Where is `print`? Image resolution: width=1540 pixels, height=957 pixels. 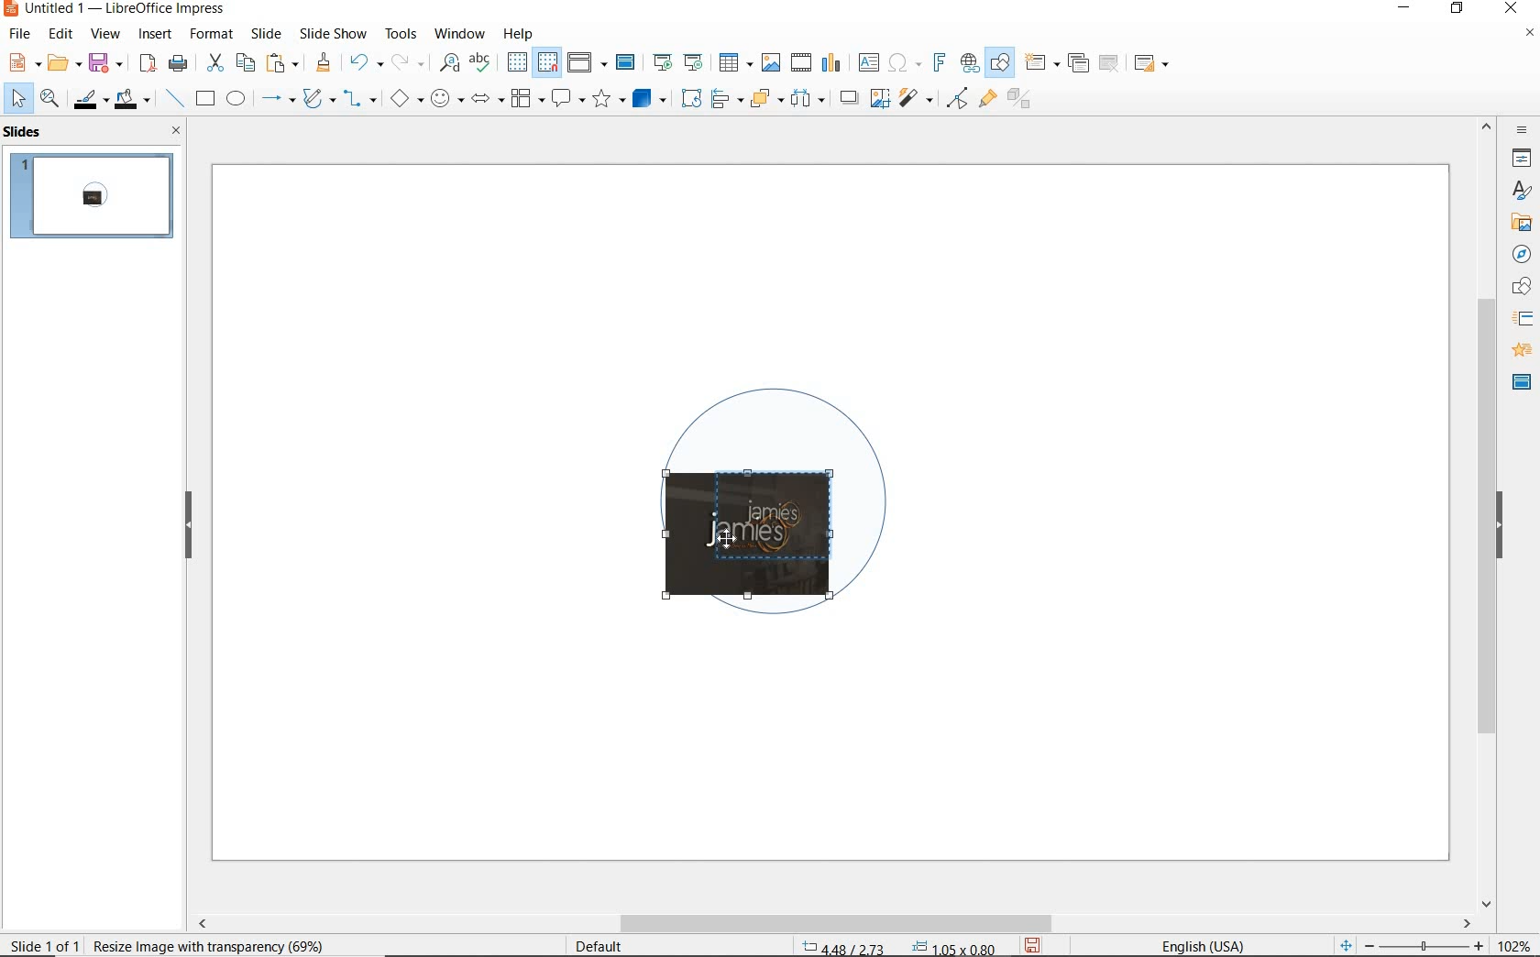 print is located at coordinates (178, 61).